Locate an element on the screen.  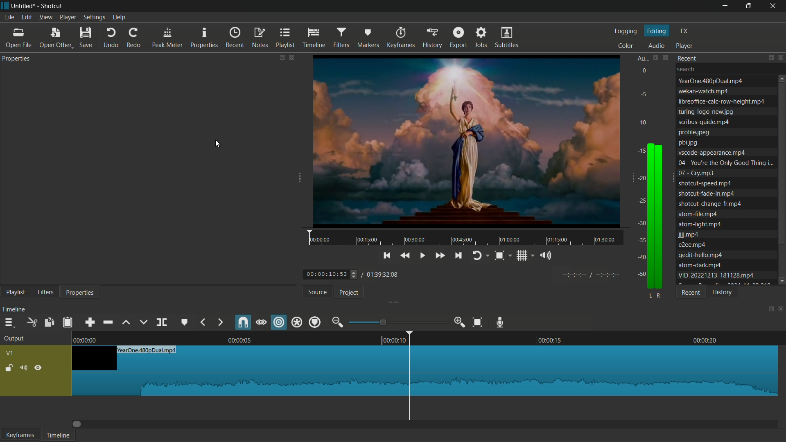
zoom in is located at coordinates (461, 322).